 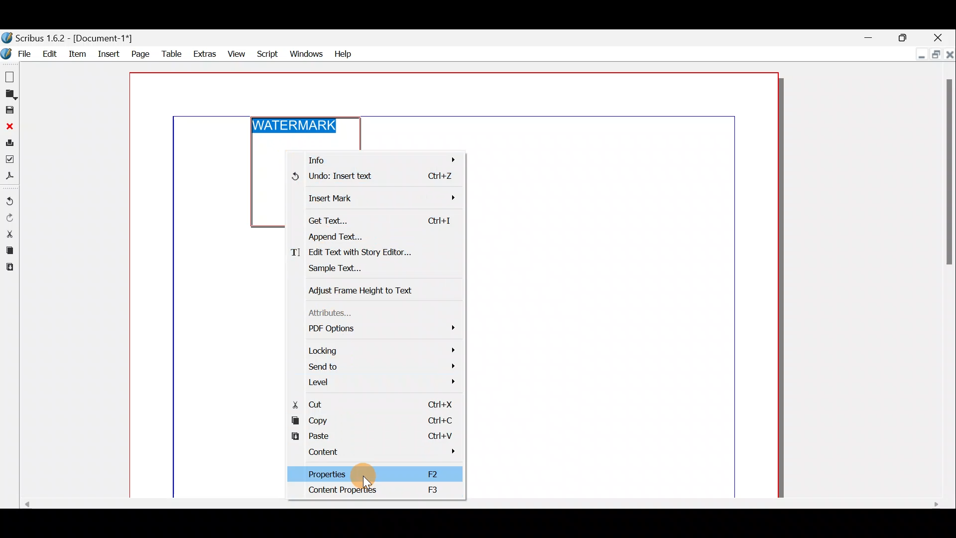 What do you see at coordinates (50, 53) in the screenshot?
I see `Edit` at bounding box center [50, 53].